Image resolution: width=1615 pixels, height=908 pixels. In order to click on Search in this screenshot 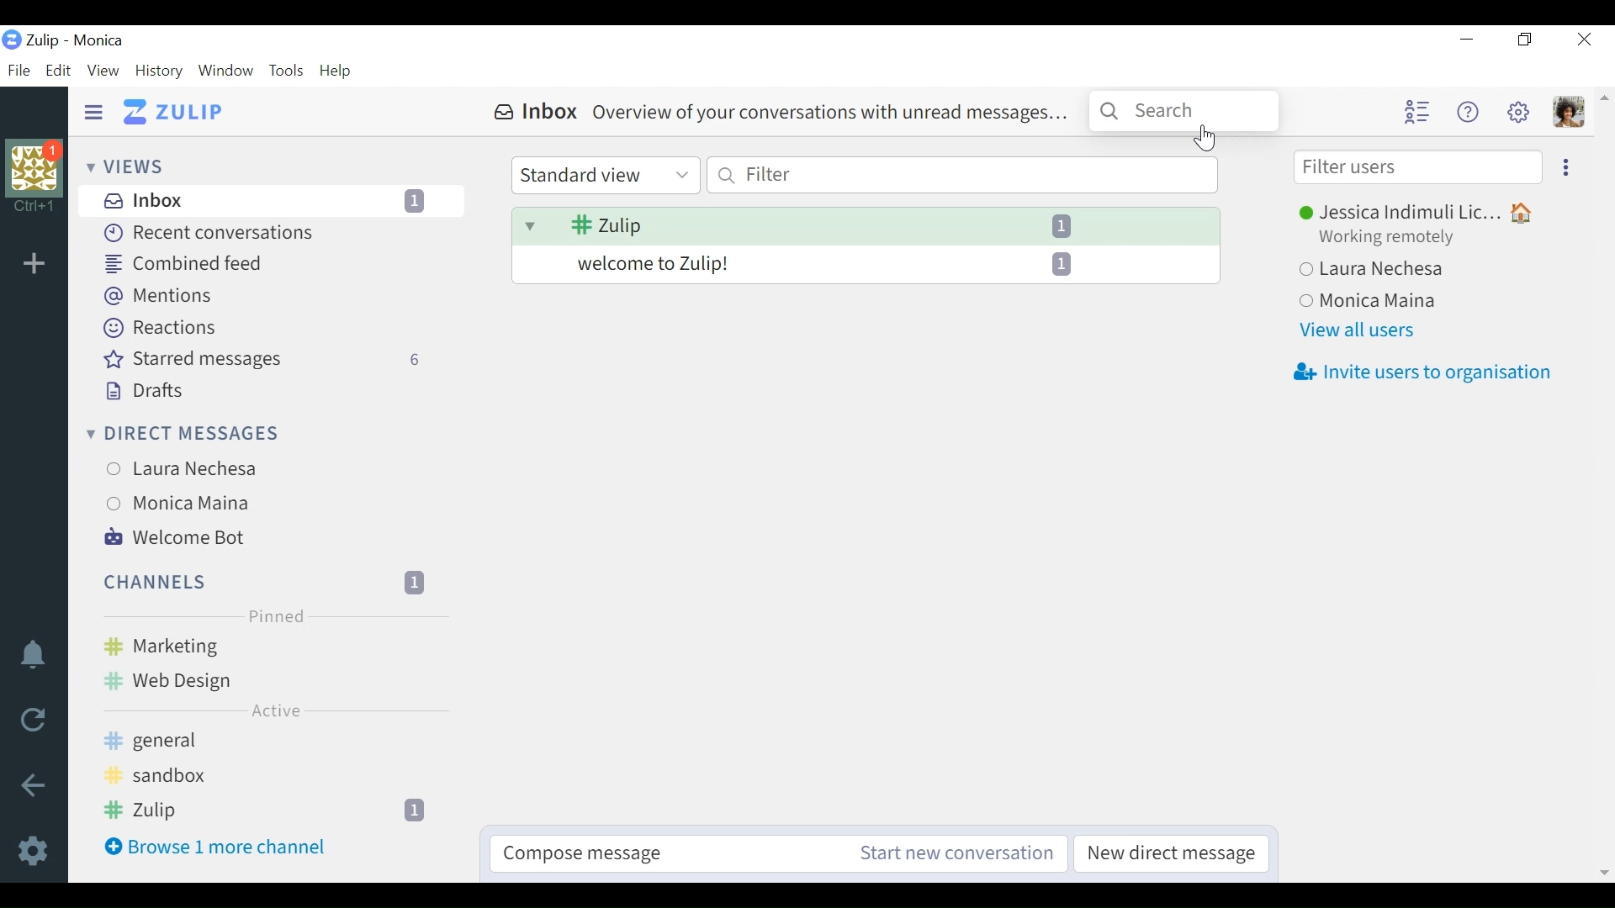, I will do `click(1180, 109)`.